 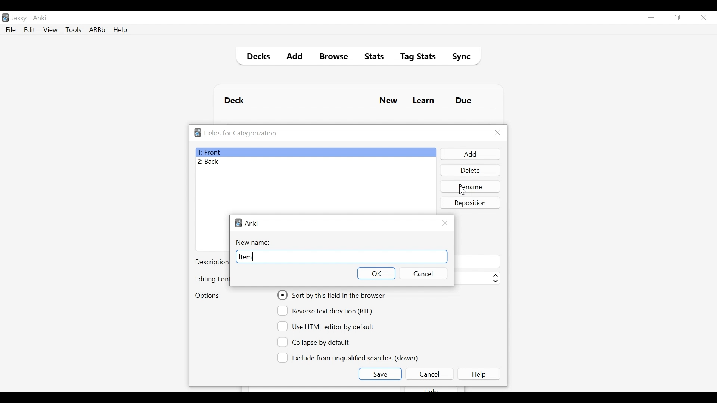 I want to click on Adjust Font Size, so click(x=477, y=278).